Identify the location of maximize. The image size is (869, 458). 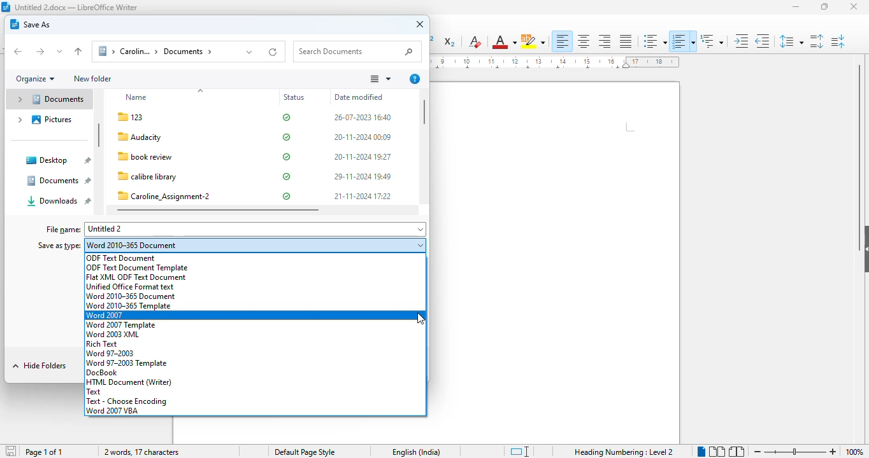
(824, 6).